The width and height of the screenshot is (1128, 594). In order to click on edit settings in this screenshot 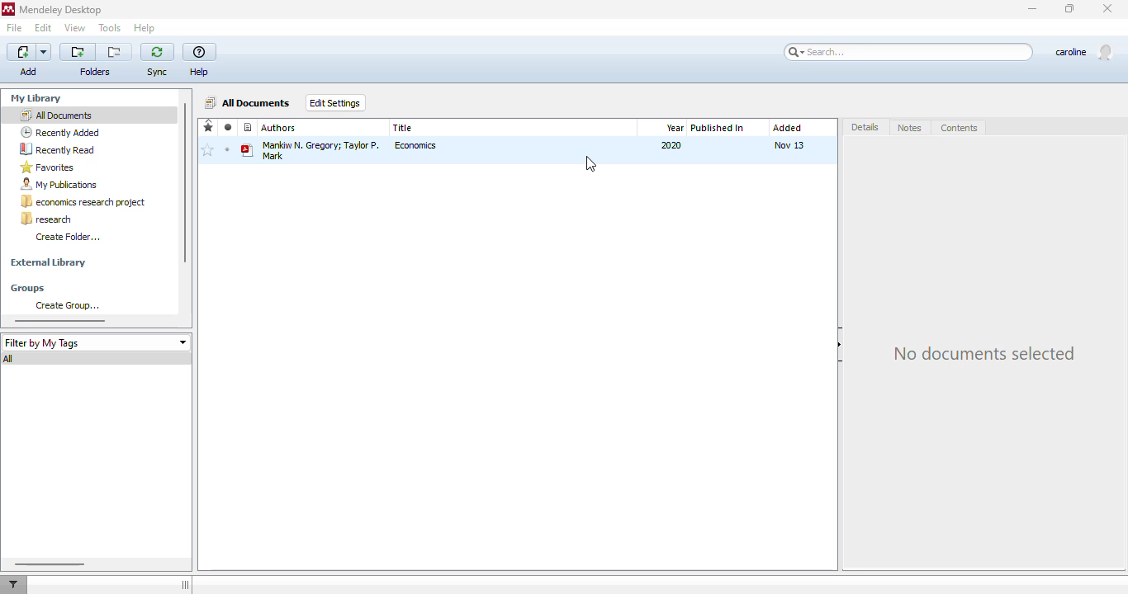, I will do `click(335, 102)`.